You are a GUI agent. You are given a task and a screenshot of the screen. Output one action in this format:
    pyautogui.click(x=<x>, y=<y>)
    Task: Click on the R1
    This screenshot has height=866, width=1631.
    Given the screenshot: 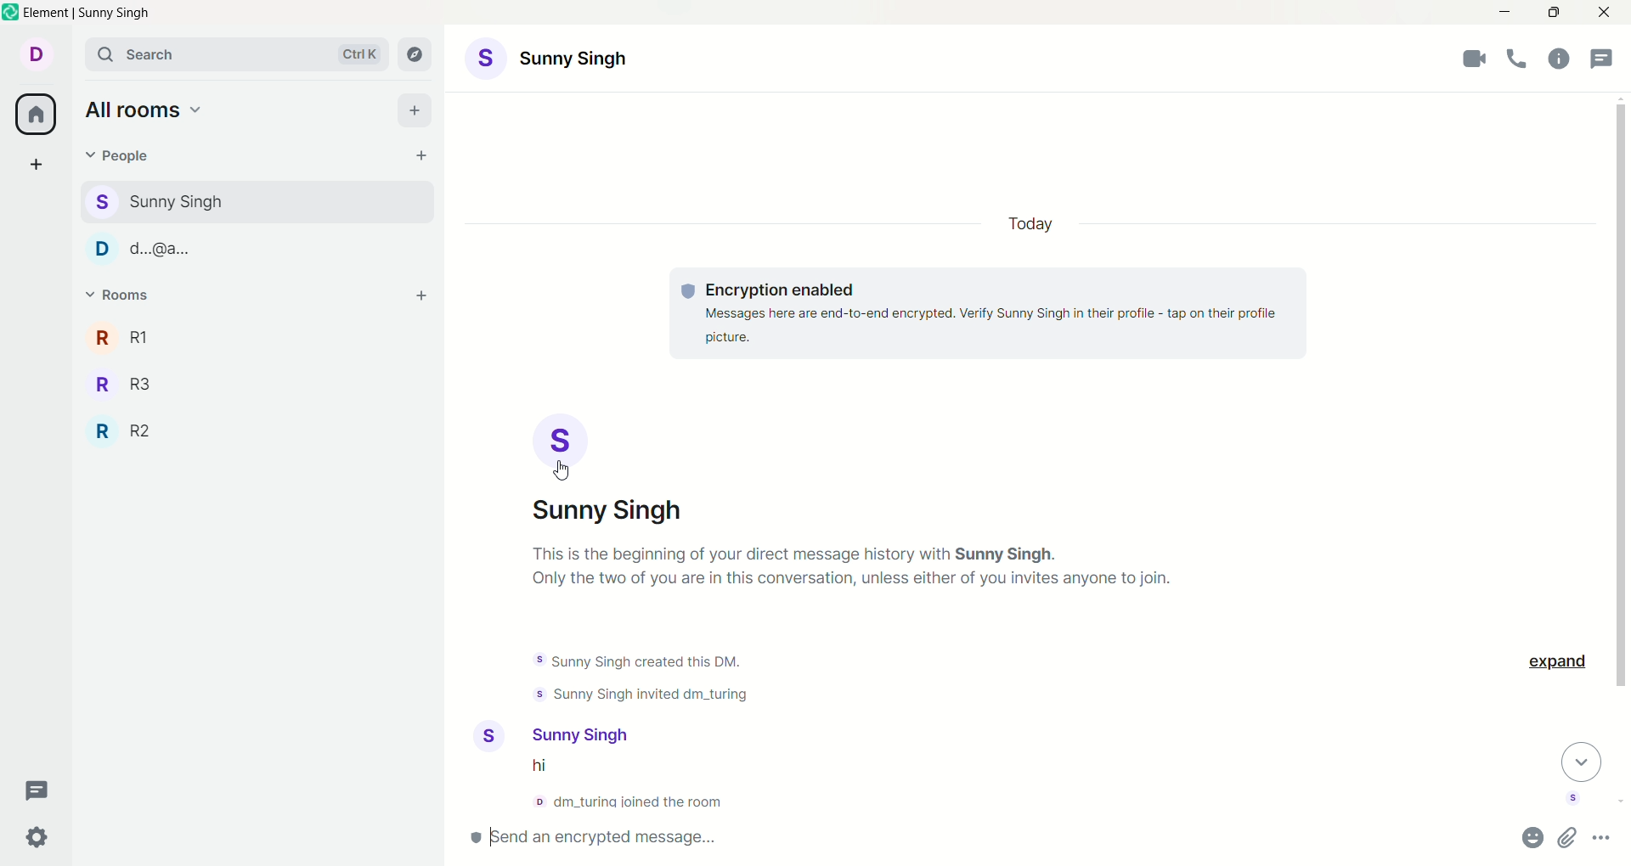 What is the action you would take?
    pyautogui.click(x=126, y=336)
    